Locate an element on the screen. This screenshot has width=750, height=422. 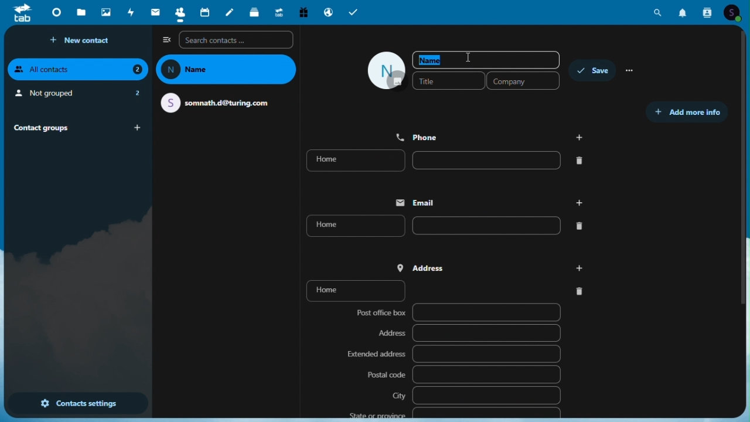
Tasks is located at coordinates (354, 12).